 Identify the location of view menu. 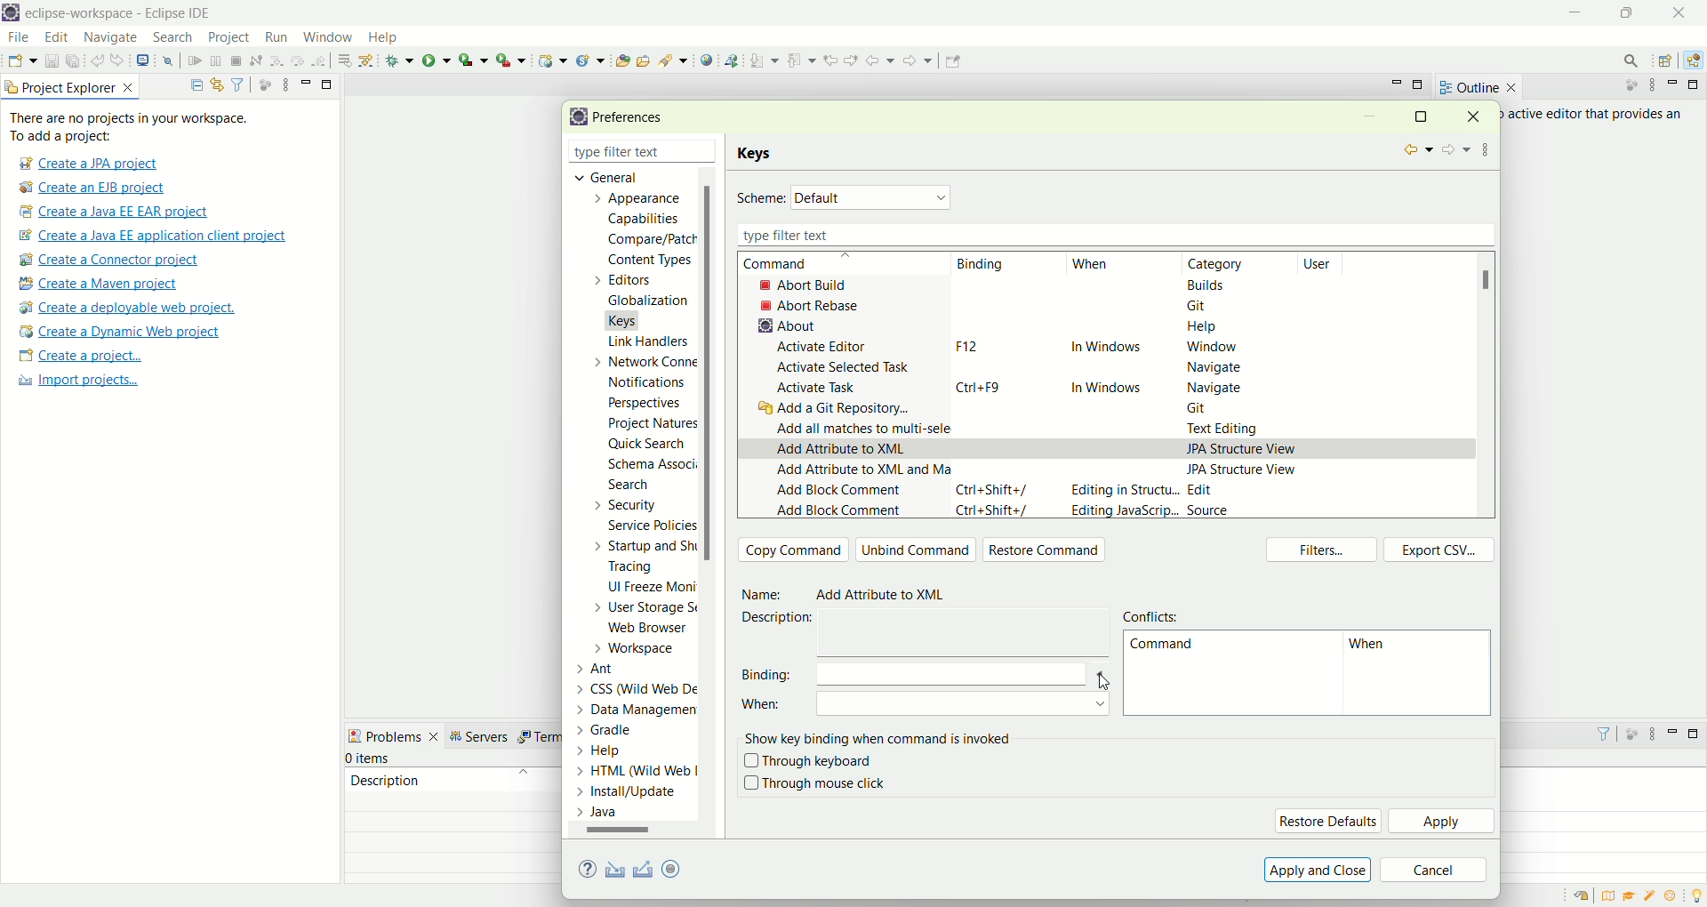
(1487, 147).